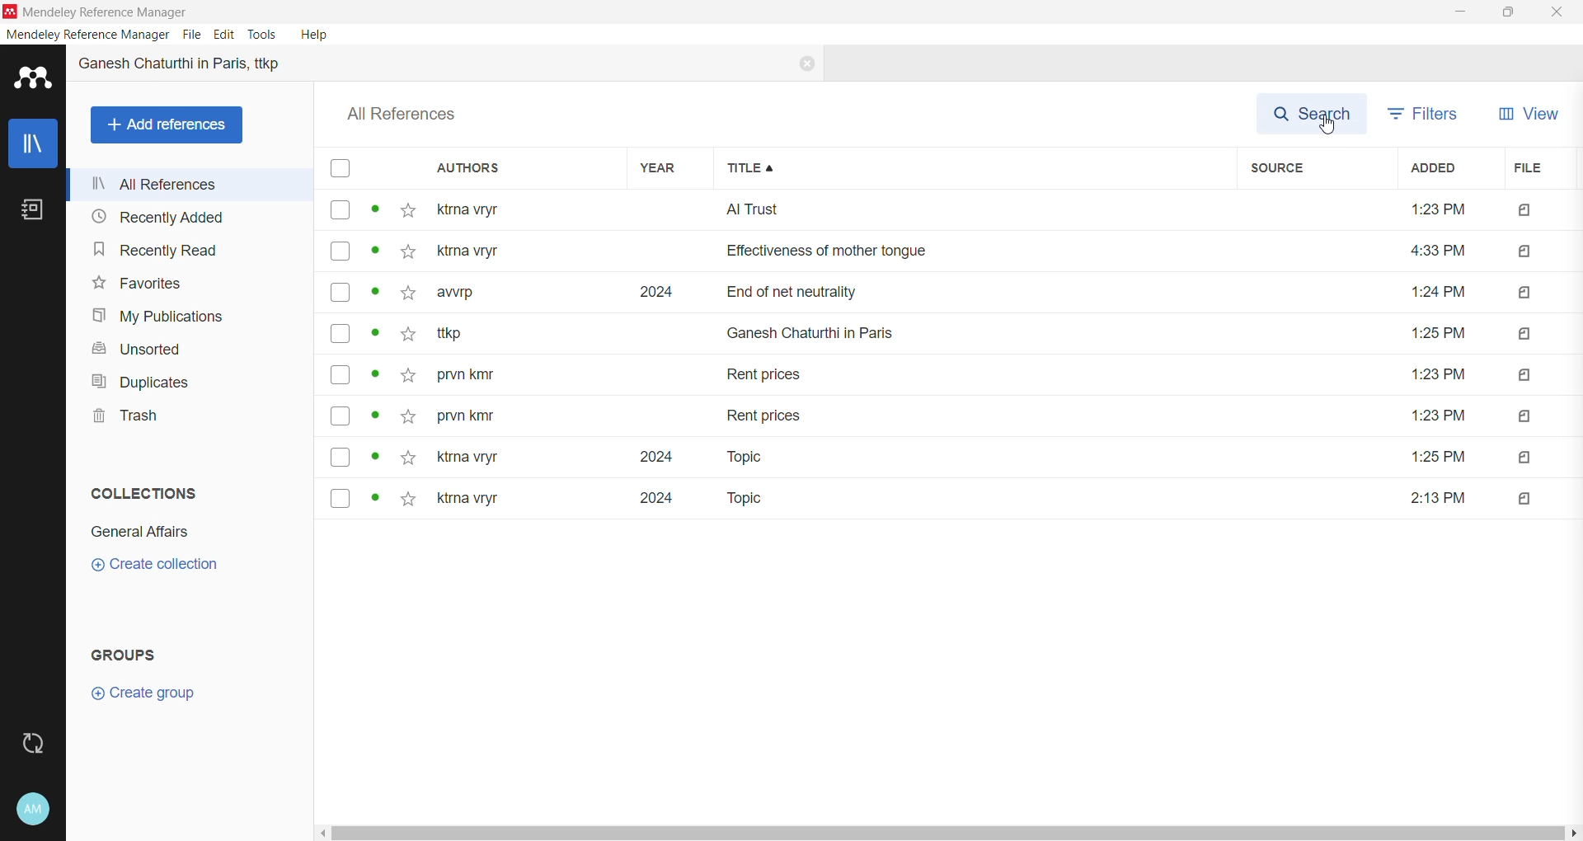 The height and width of the screenshot is (841, 1583). I want to click on Minimize, so click(1456, 14).